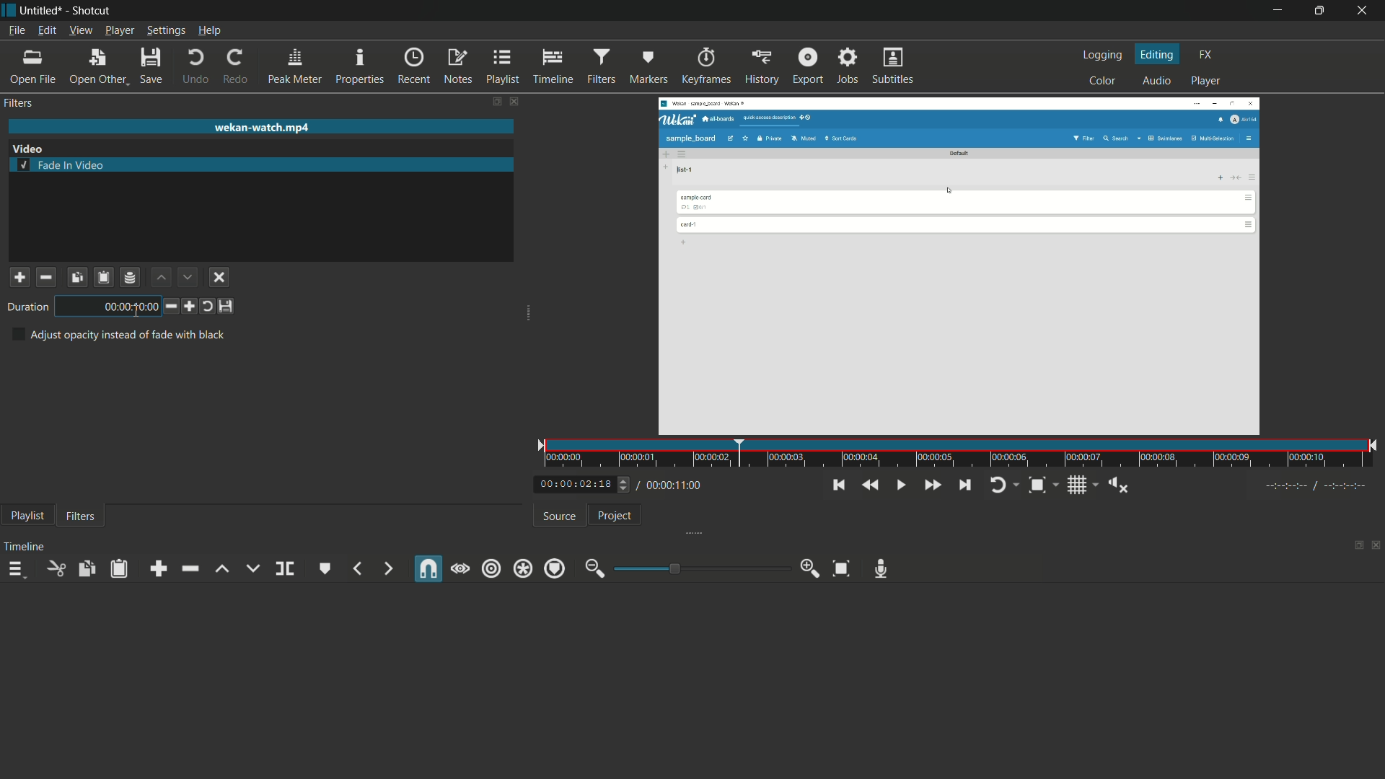 The image size is (1385, 779). Describe the element at coordinates (45, 276) in the screenshot. I see `remove the filter` at that location.